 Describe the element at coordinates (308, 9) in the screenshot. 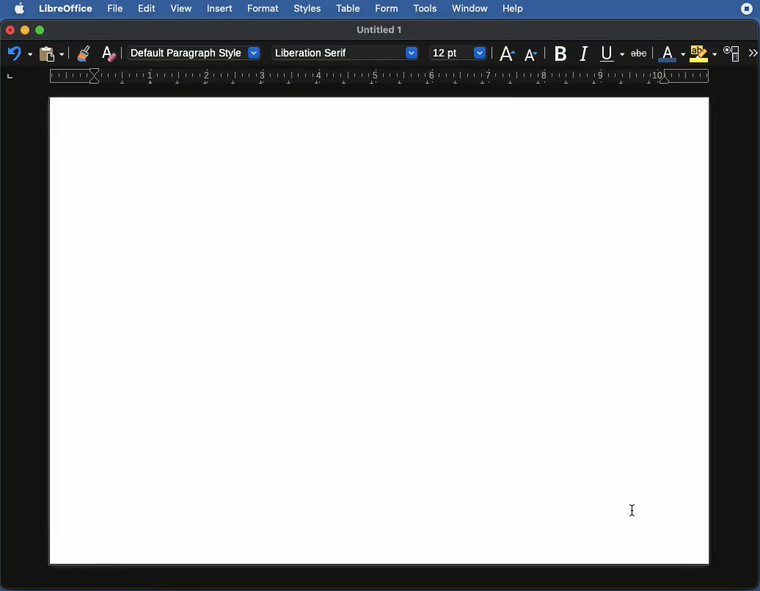

I see `Styles` at that location.